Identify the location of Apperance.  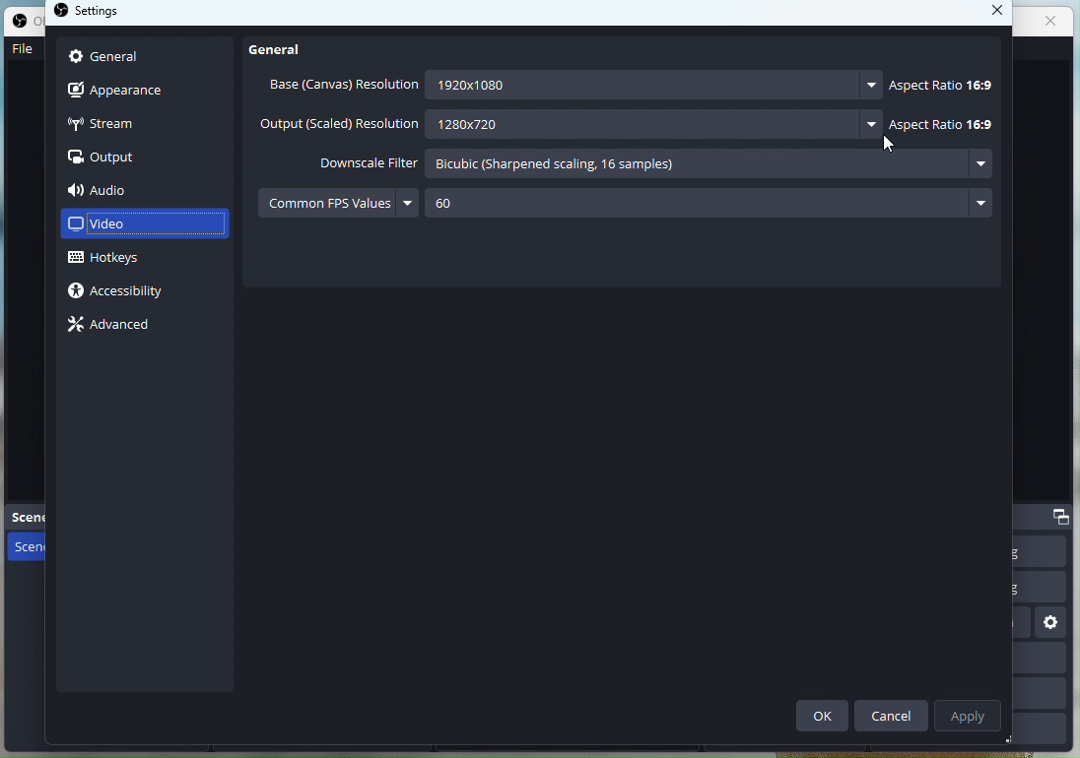
(146, 91).